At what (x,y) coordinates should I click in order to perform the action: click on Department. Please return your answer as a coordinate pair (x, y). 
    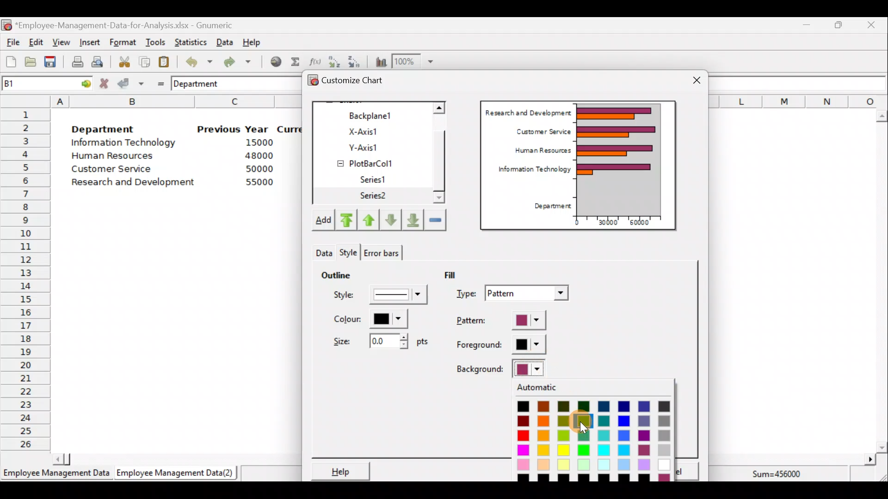
    Looking at the image, I should click on (549, 207).